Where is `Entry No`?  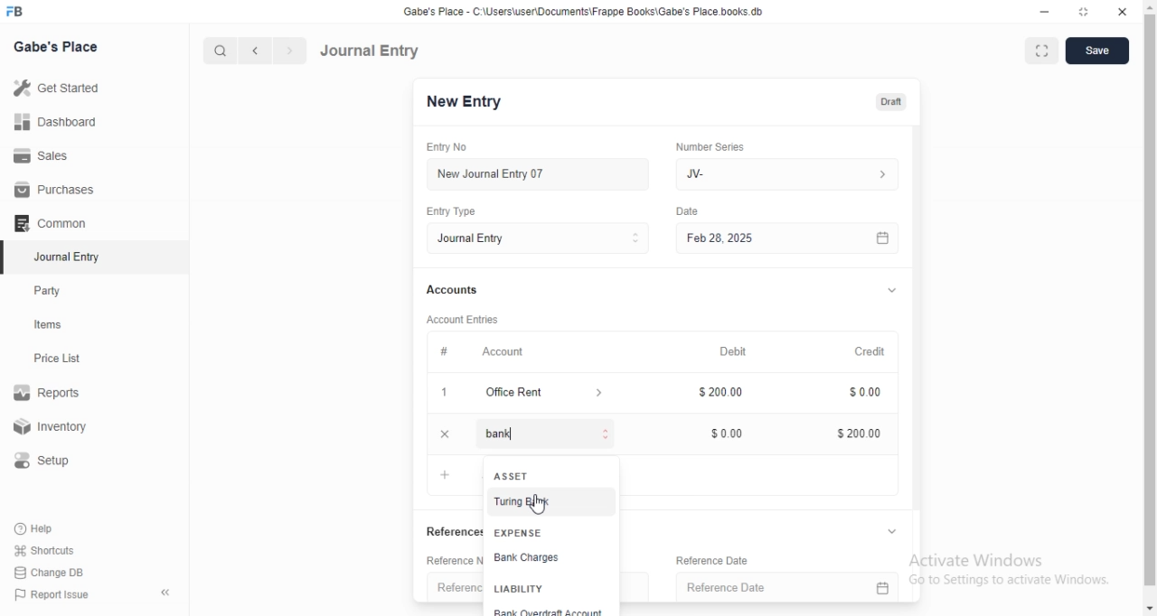 Entry No is located at coordinates (457, 147).